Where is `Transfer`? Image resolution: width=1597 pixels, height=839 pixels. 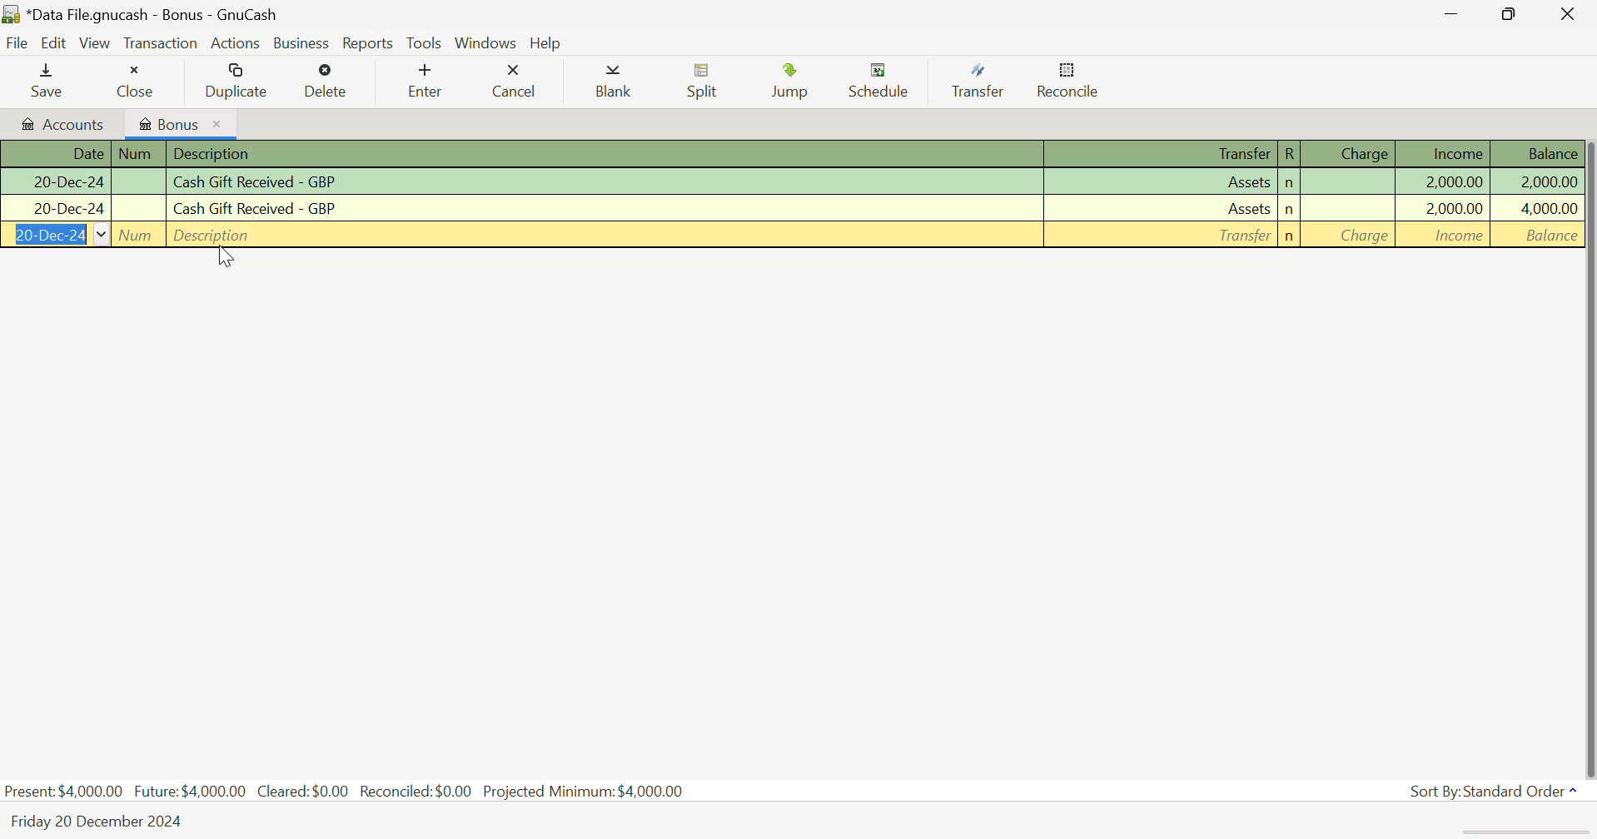 Transfer is located at coordinates (1163, 155).